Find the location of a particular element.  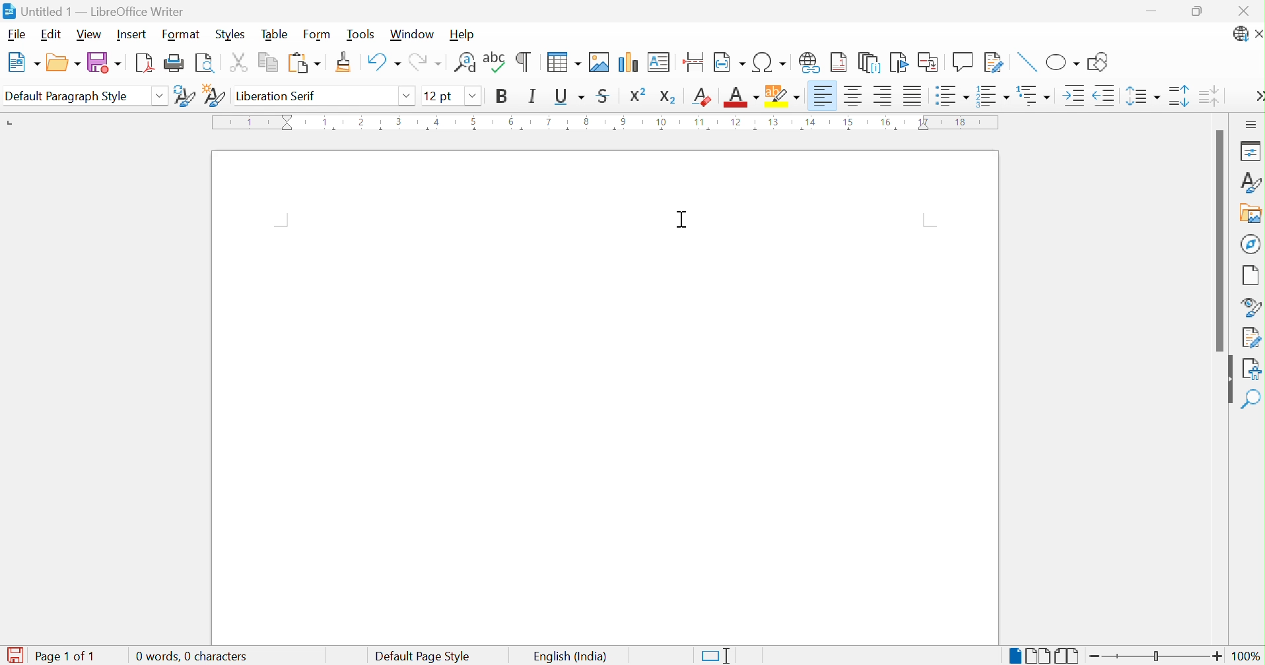

Insert page break is located at coordinates (697, 61).